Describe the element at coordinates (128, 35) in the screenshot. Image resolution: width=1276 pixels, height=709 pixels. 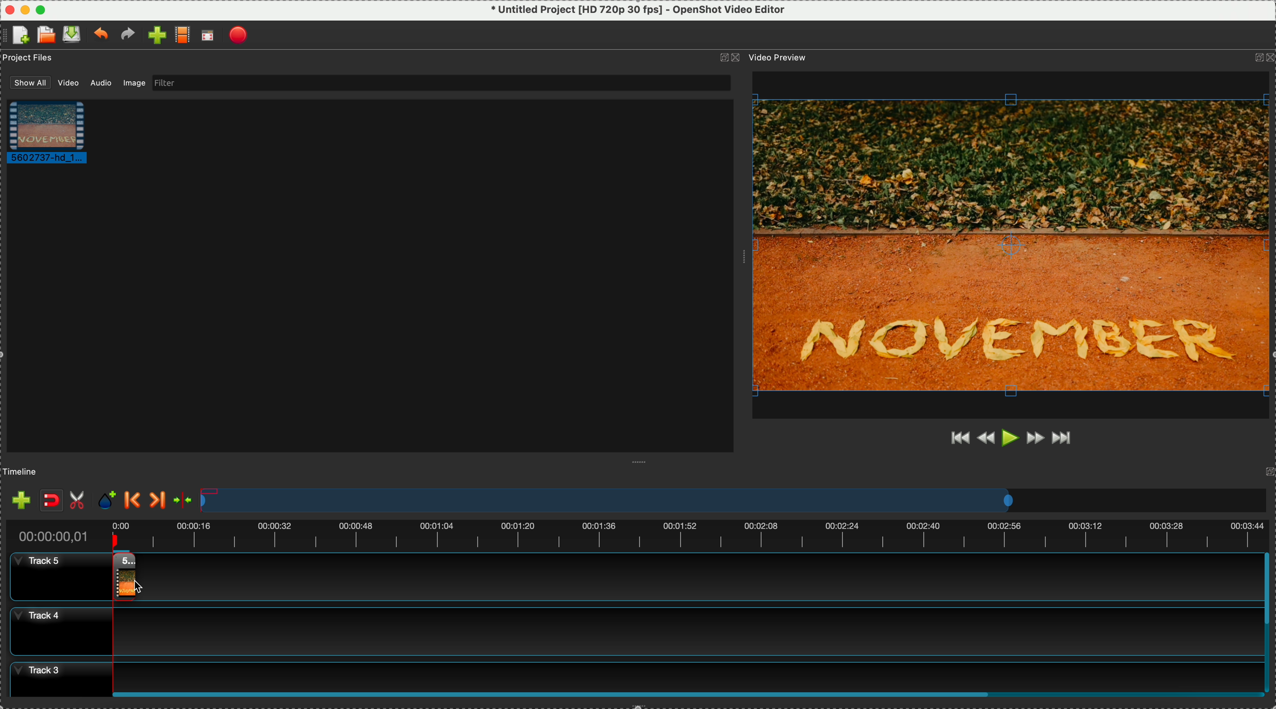
I see `redo` at that location.